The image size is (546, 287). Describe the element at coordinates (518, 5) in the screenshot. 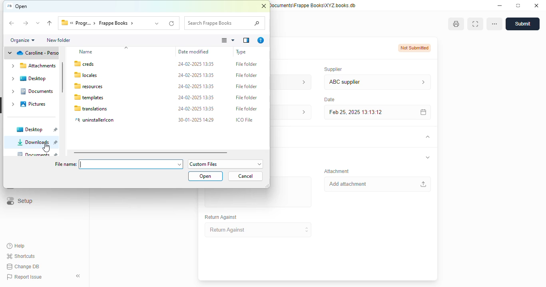

I see `toggle maximize` at that location.